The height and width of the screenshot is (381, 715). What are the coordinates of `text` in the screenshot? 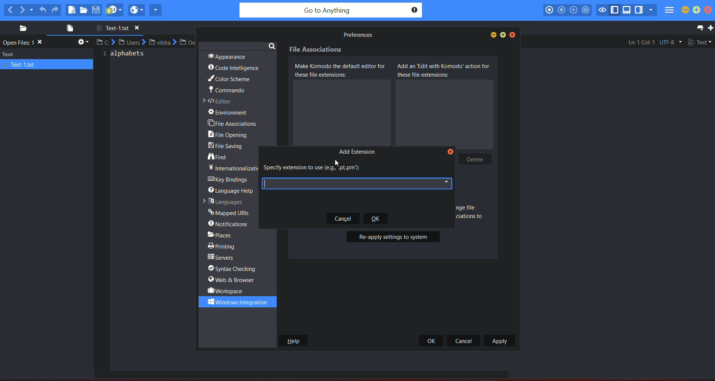 It's located at (317, 168).